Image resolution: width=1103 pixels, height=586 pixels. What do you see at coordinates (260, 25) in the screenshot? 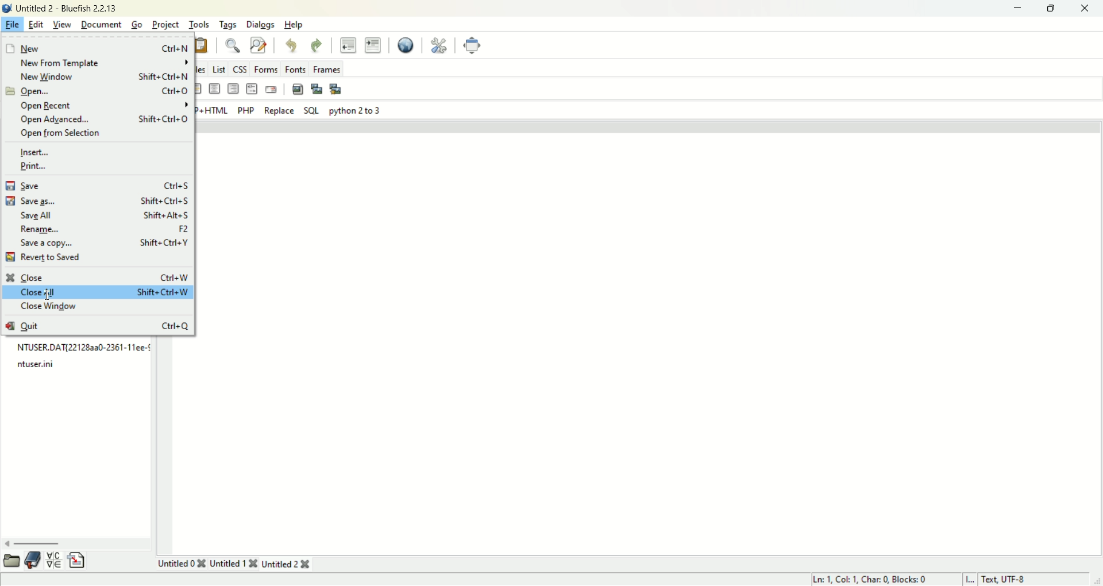
I see `dialogs` at bounding box center [260, 25].